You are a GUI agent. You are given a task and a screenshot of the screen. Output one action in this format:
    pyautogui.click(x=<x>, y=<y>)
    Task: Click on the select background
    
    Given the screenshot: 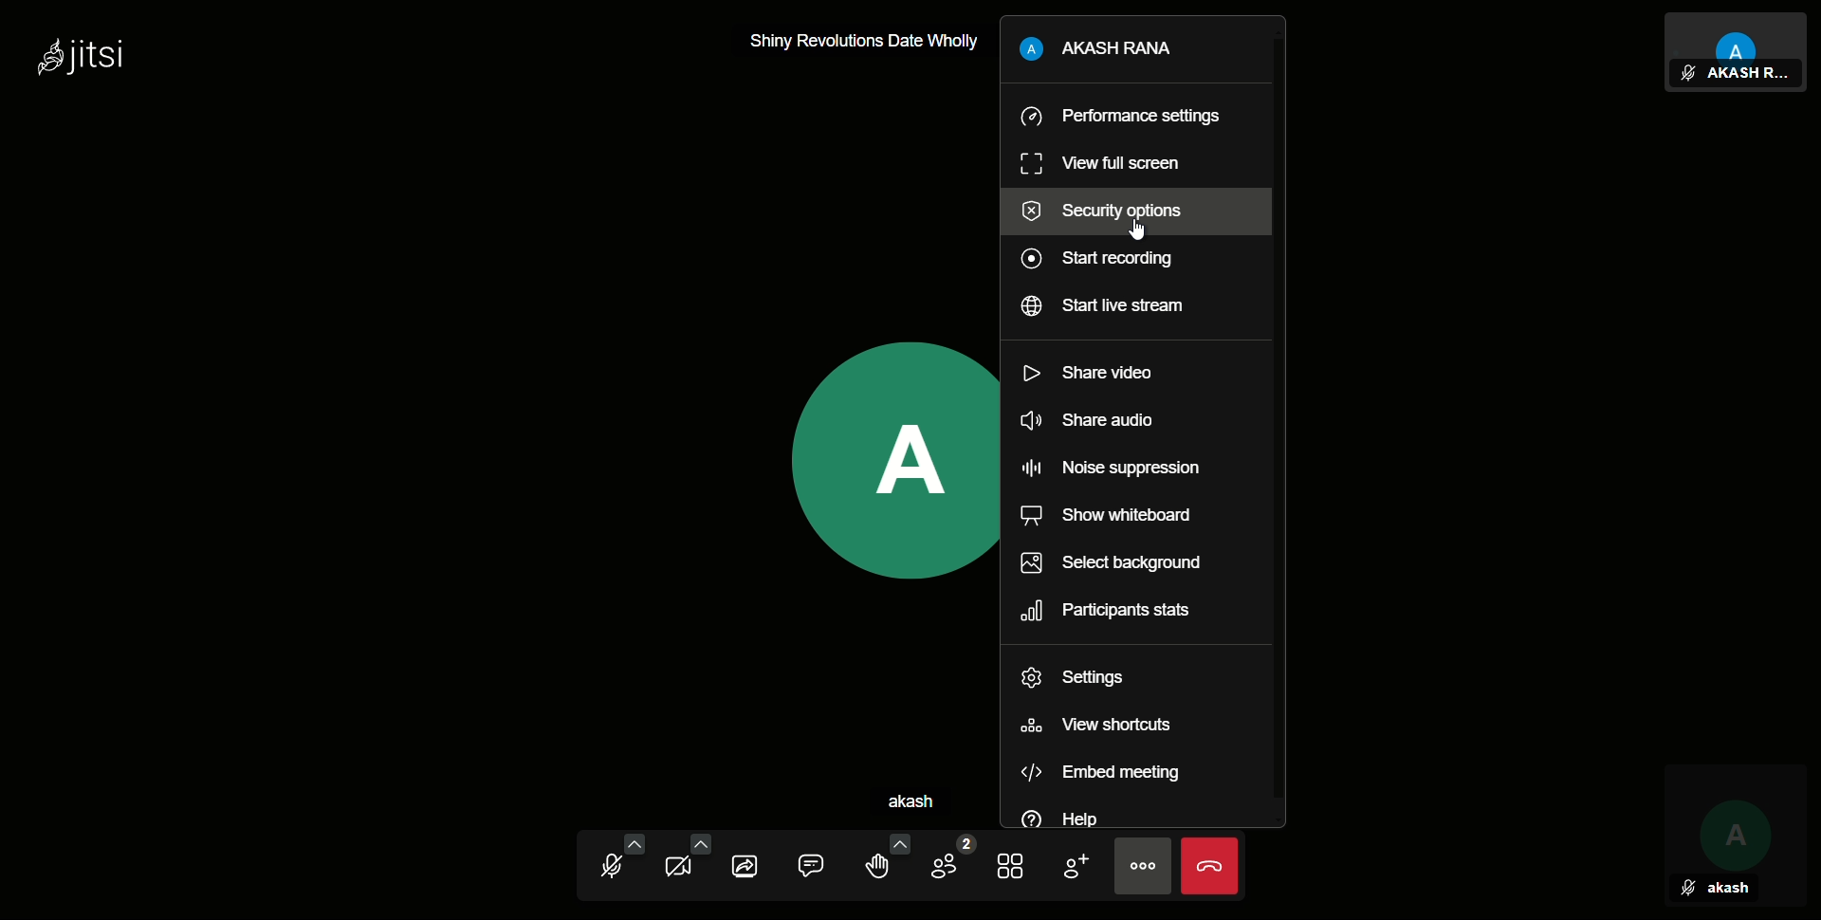 What is the action you would take?
    pyautogui.click(x=1108, y=563)
    